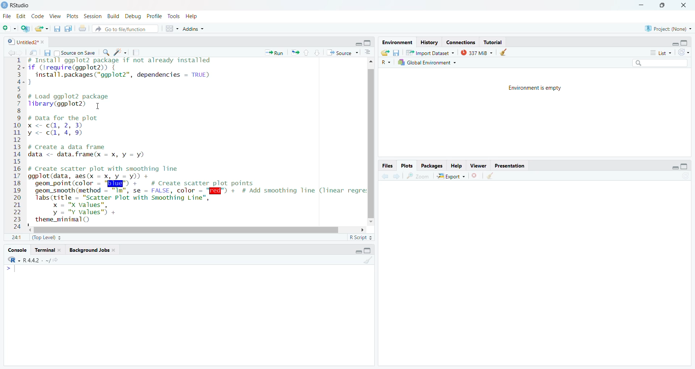 Image resolution: width=695 pixels, height=369 pixels. Describe the element at coordinates (357, 44) in the screenshot. I see `hide r script` at that location.